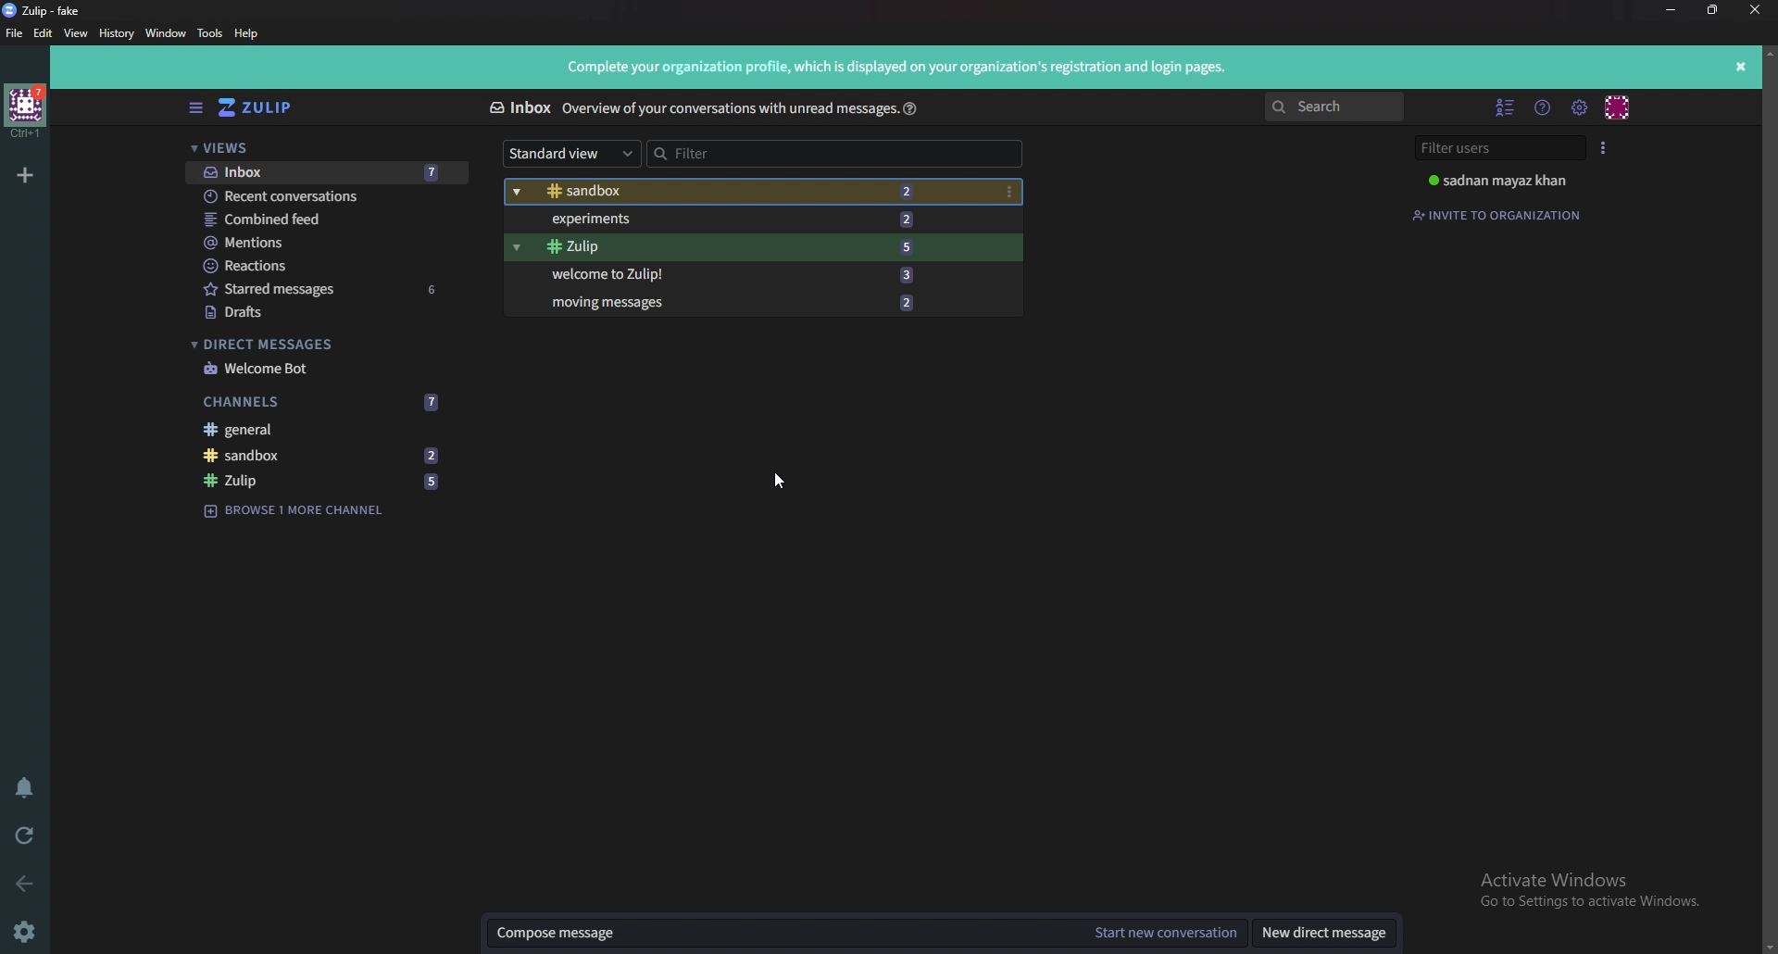  I want to click on Enable do not disturb, so click(26, 790).